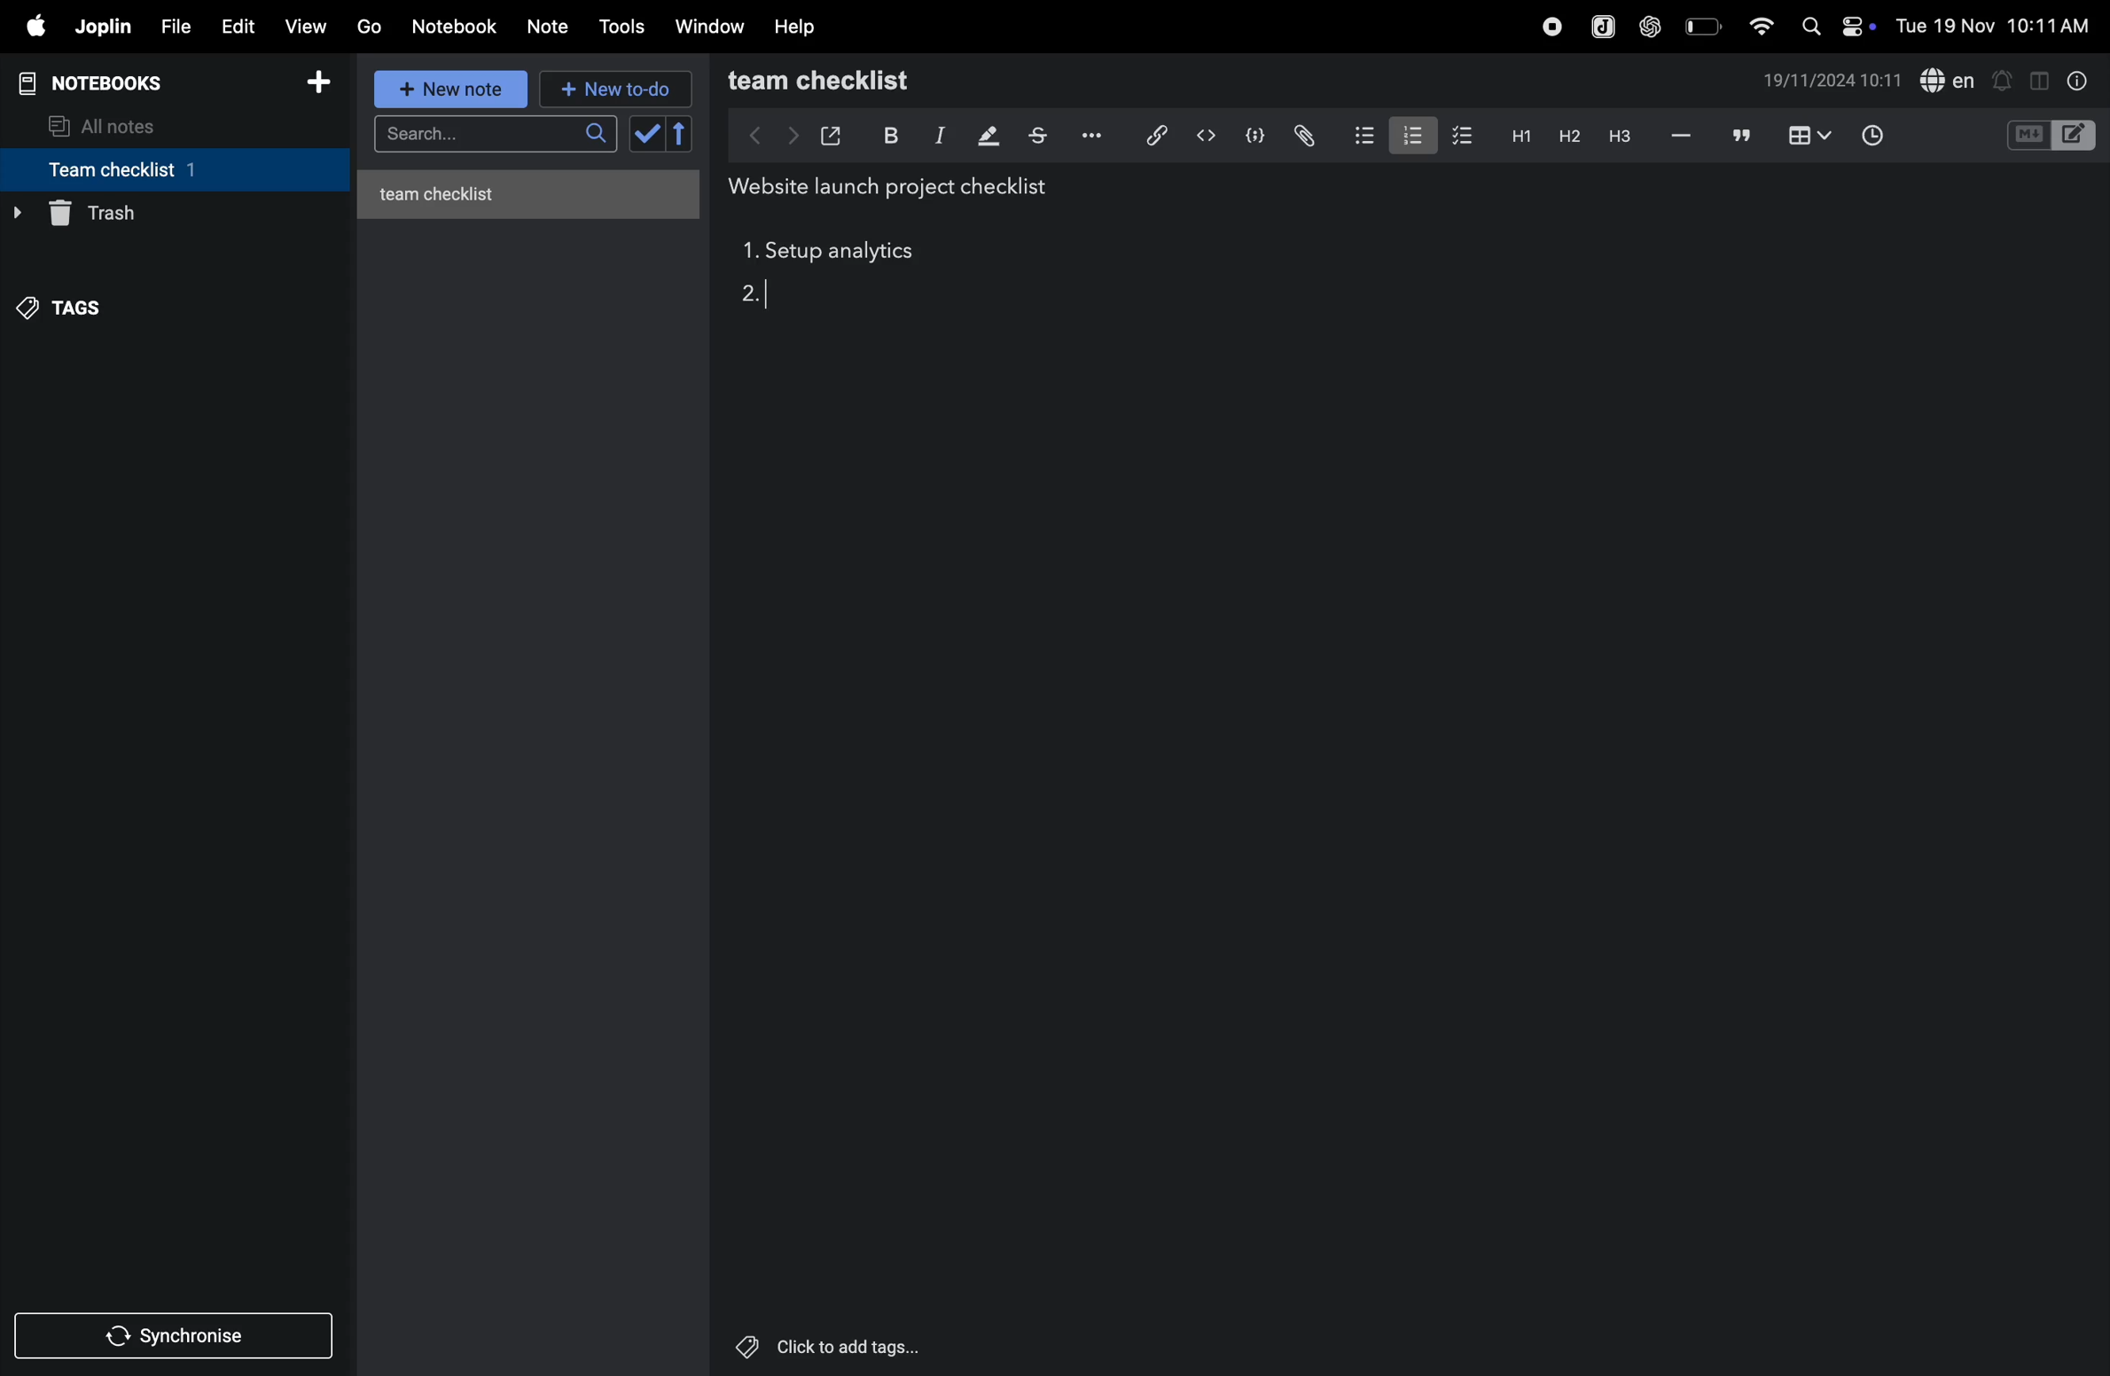  What do you see at coordinates (35, 27) in the screenshot?
I see `apple menu` at bounding box center [35, 27].